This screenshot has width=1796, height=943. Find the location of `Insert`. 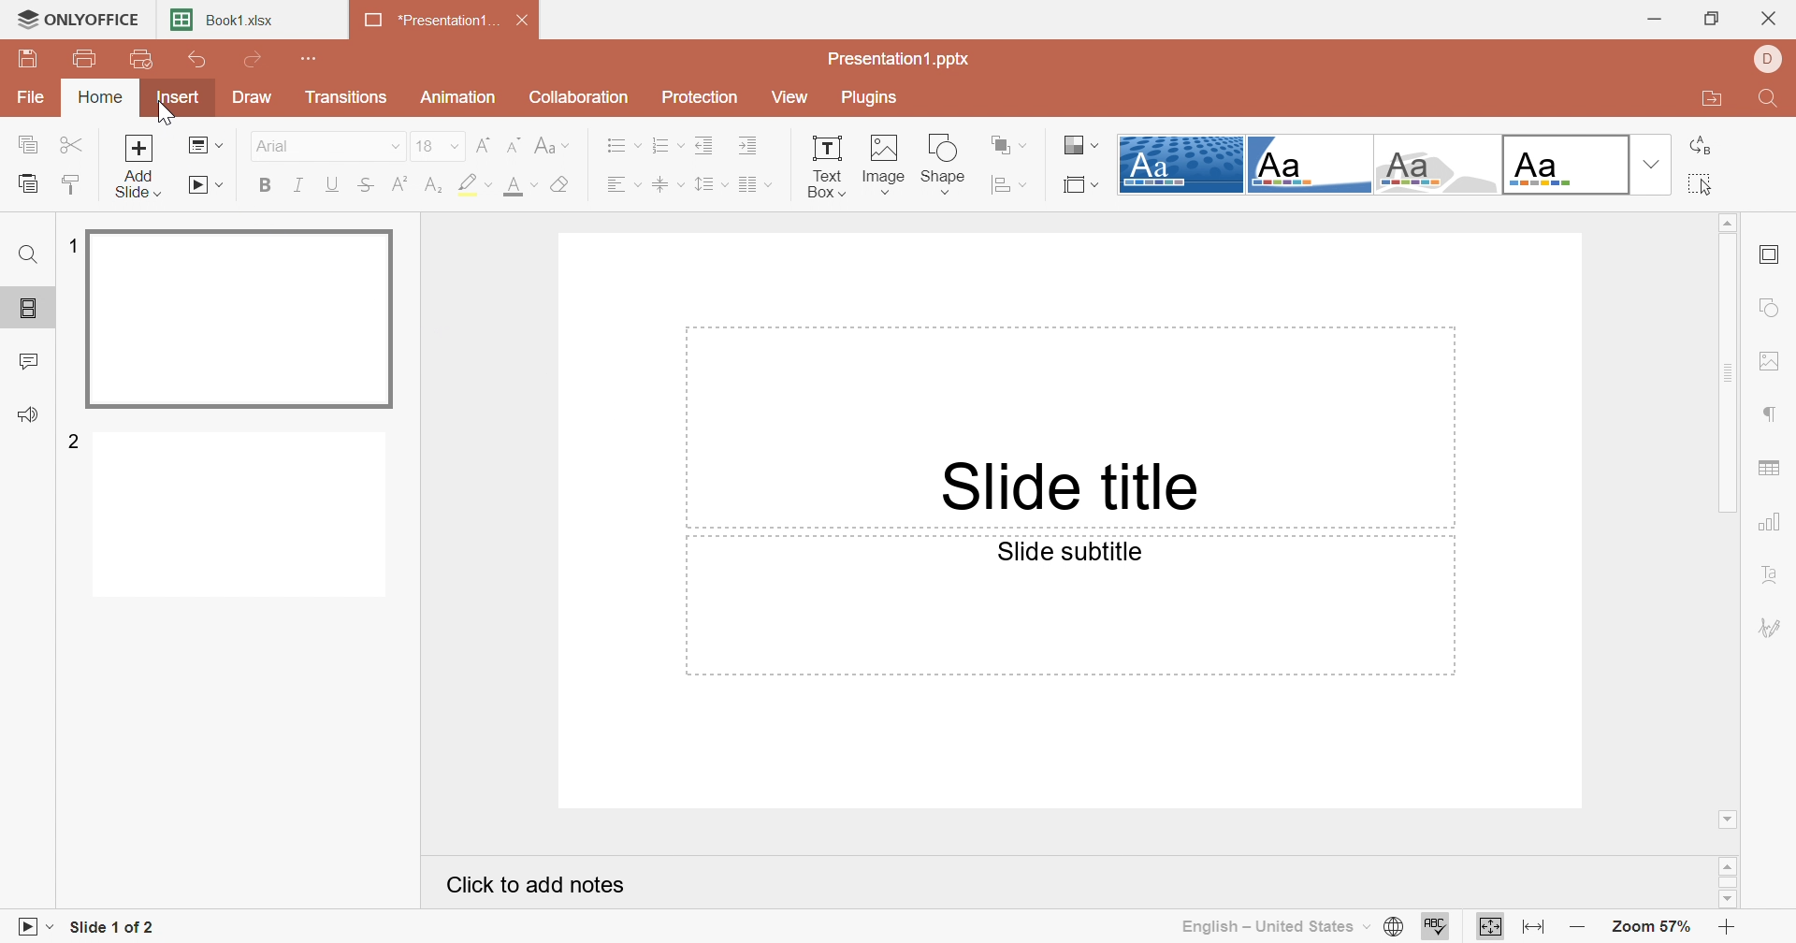

Insert is located at coordinates (178, 100).